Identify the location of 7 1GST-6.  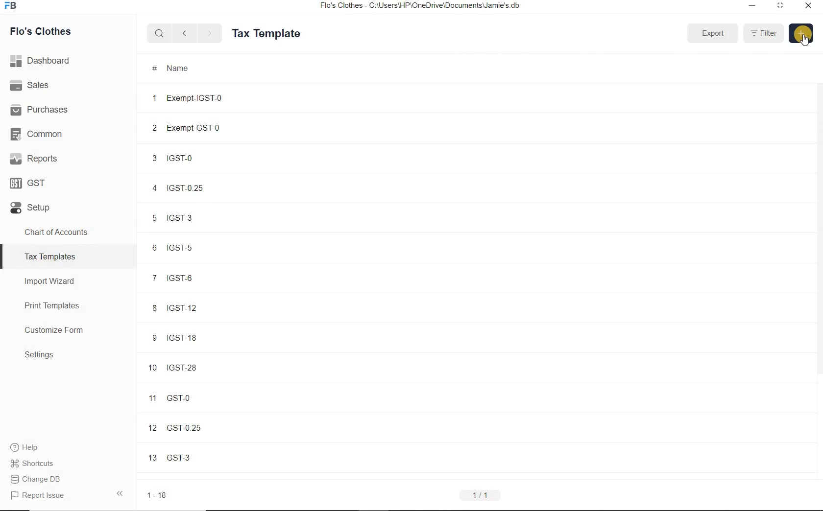
(203, 278).